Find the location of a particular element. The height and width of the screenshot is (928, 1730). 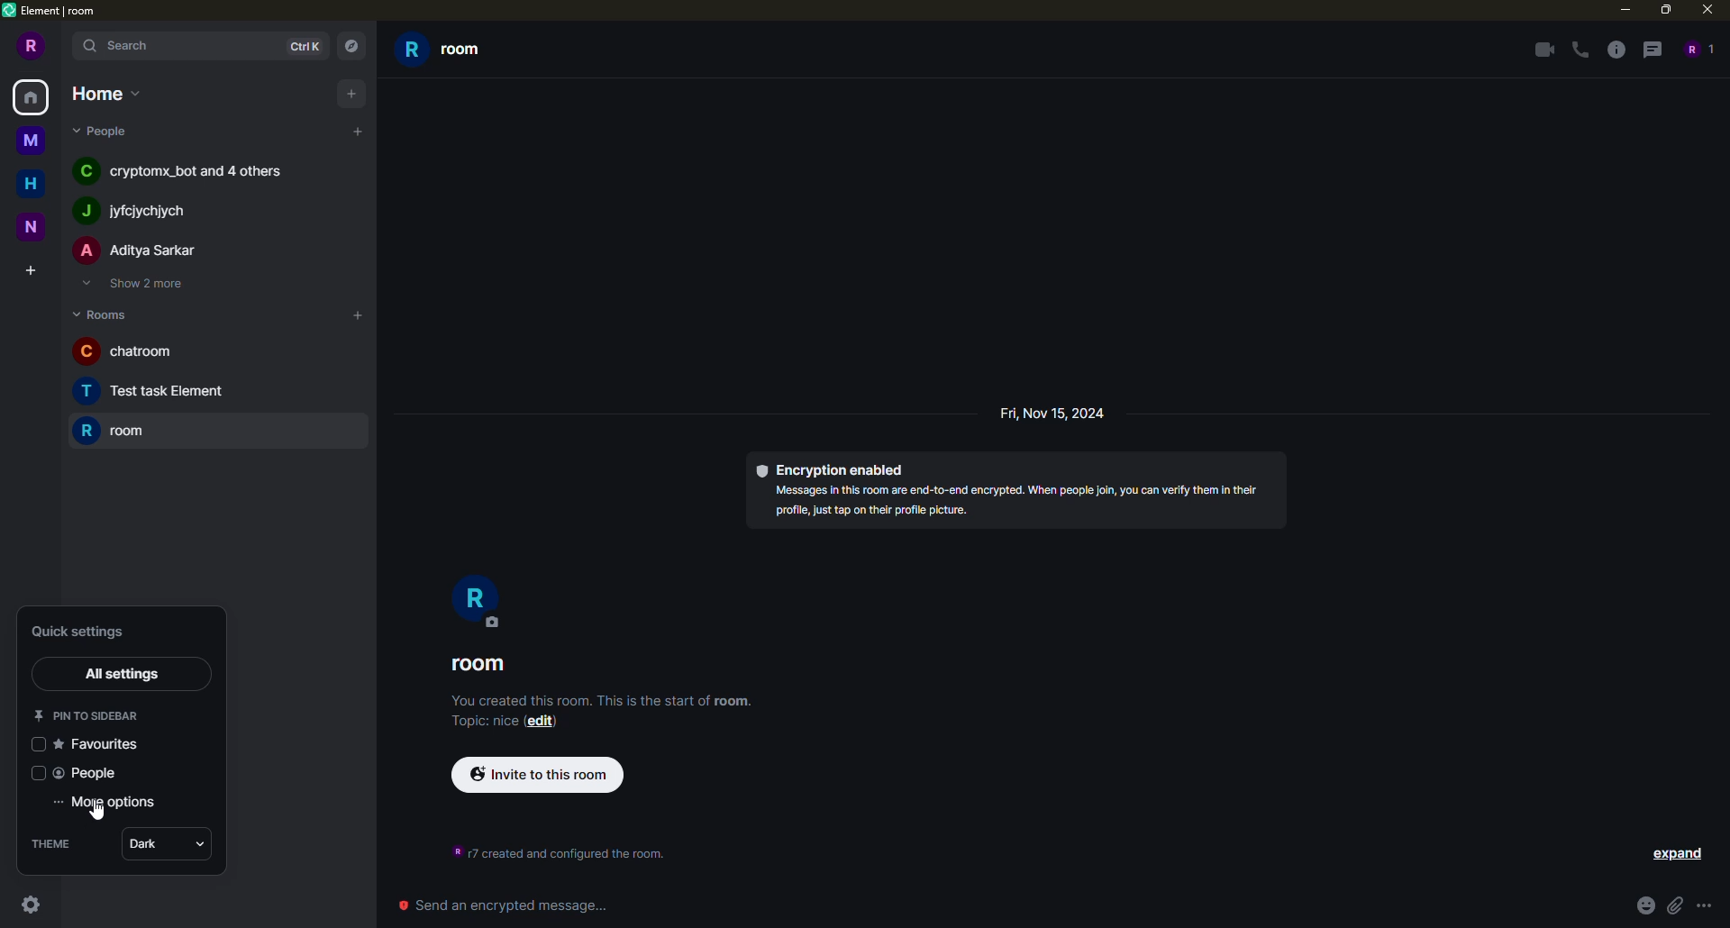

rooms is located at coordinates (101, 313).